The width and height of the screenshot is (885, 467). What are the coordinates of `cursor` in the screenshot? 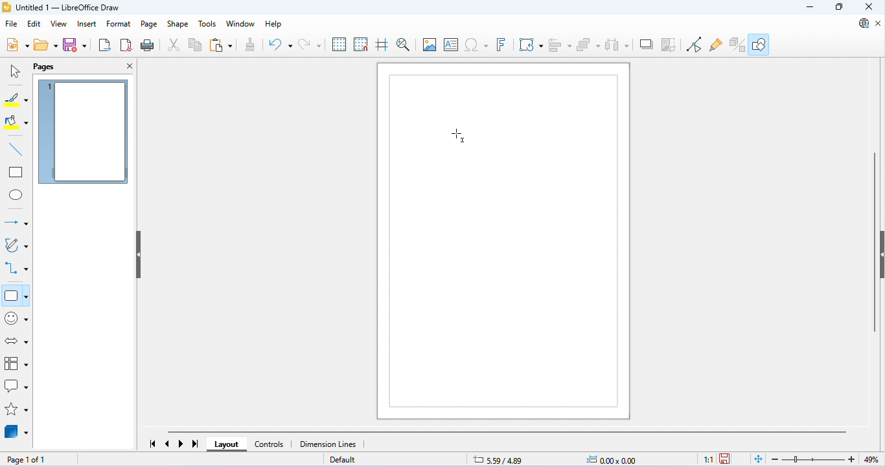 It's located at (460, 135).